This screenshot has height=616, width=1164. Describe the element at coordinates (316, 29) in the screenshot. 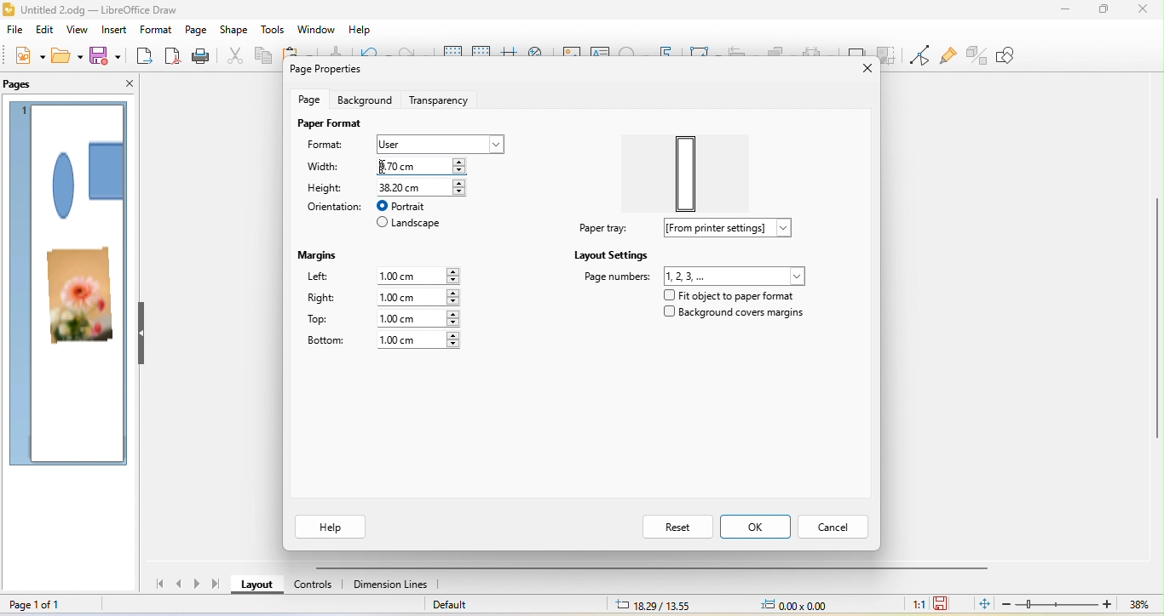

I see `window` at that location.